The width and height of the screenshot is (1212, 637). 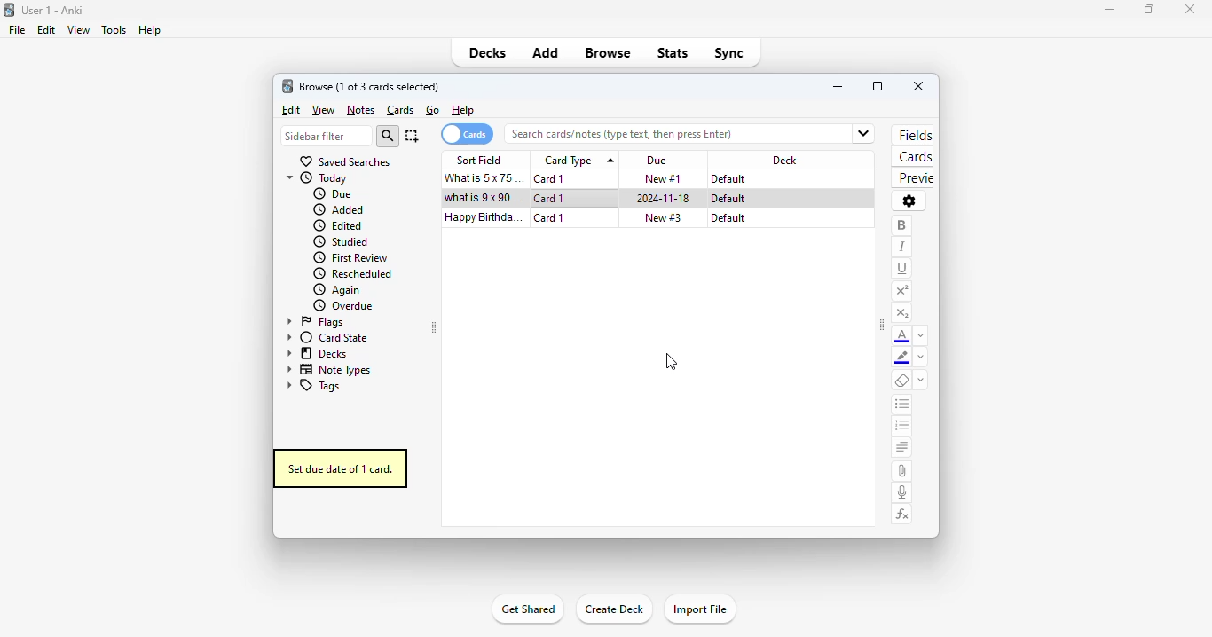 What do you see at coordinates (488, 52) in the screenshot?
I see `decks` at bounding box center [488, 52].